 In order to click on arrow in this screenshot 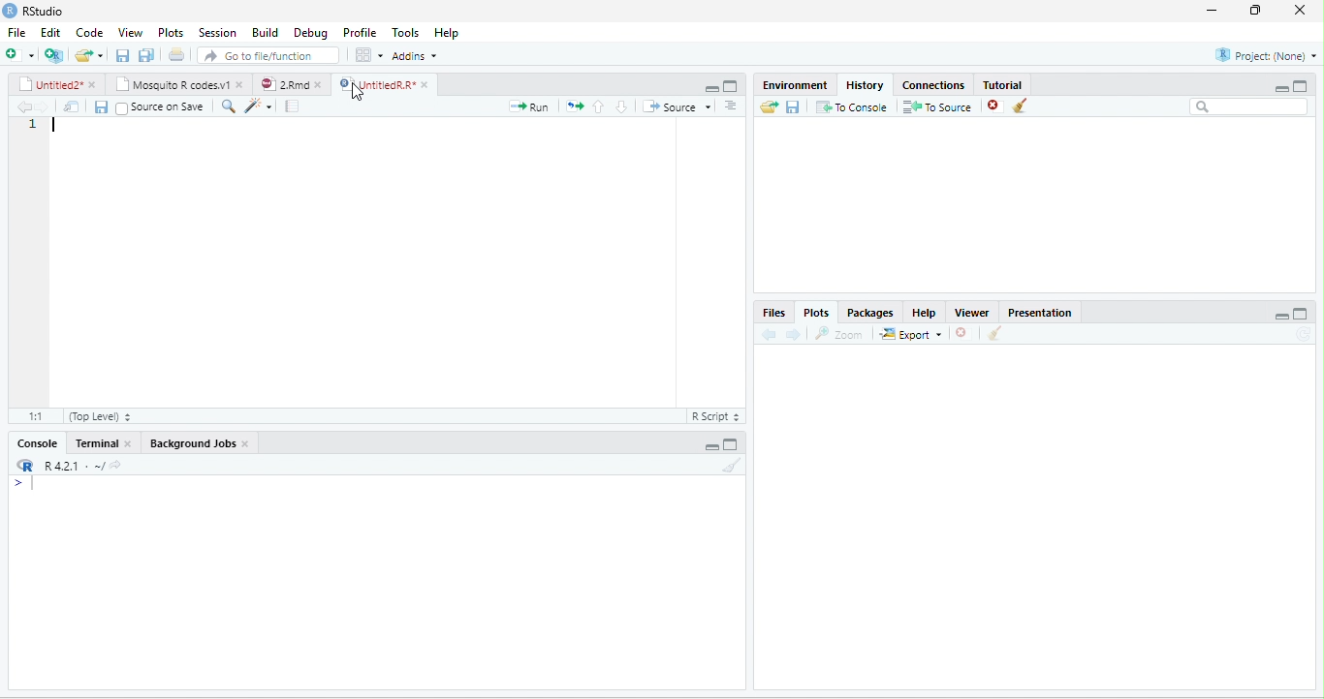, I will do `click(21, 107)`.